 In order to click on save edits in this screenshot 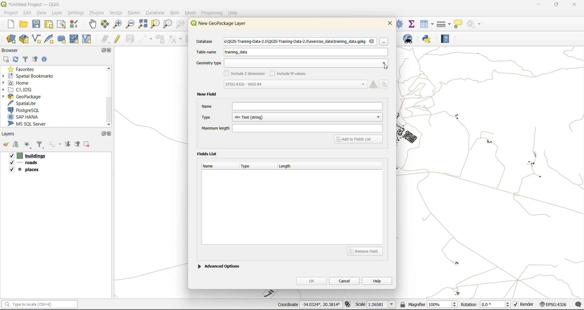, I will do `click(131, 39)`.